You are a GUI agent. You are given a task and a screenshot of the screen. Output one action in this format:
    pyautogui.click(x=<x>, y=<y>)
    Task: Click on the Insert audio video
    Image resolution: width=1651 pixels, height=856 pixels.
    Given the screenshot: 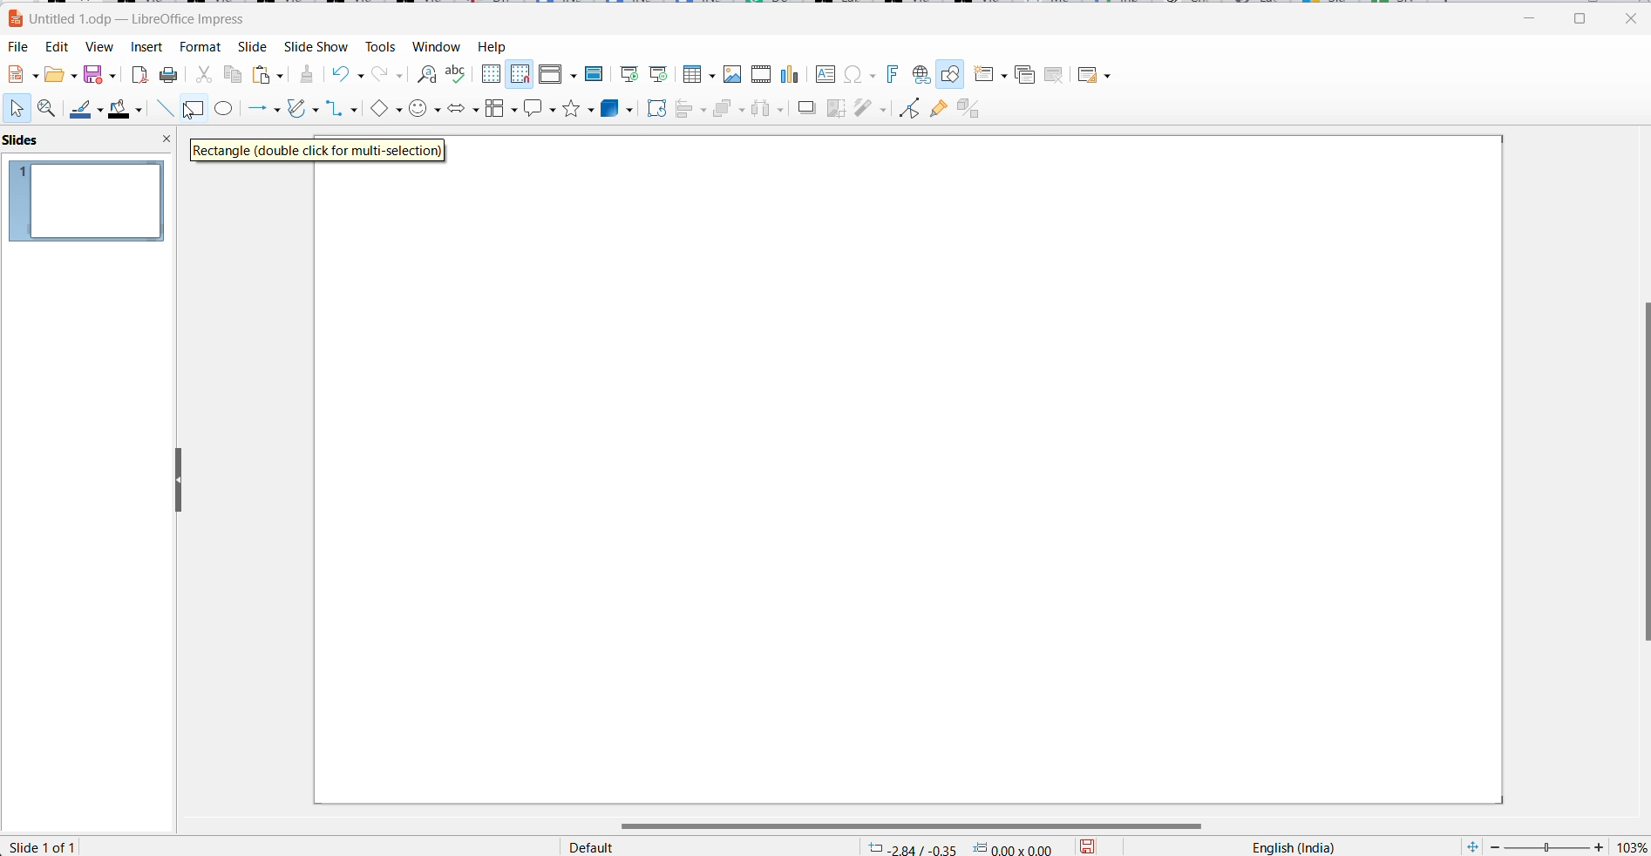 What is the action you would take?
    pyautogui.click(x=763, y=75)
    